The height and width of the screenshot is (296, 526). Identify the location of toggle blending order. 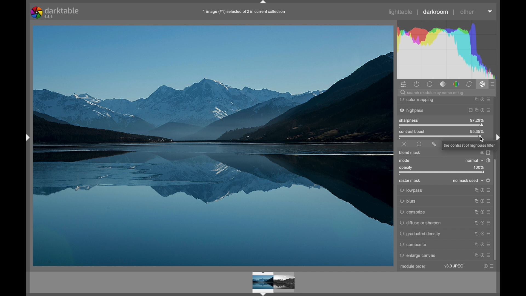
(488, 160).